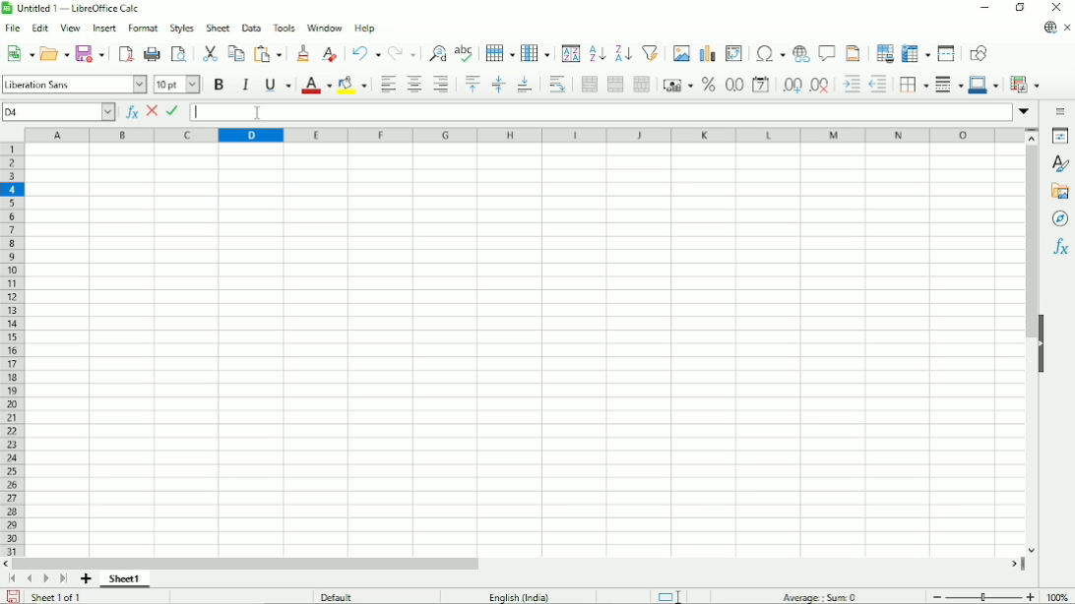 The height and width of the screenshot is (604, 1075). What do you see at coordinates (144, 28) in the screenshot?
I see `Format` at bounding box center [144, 28].